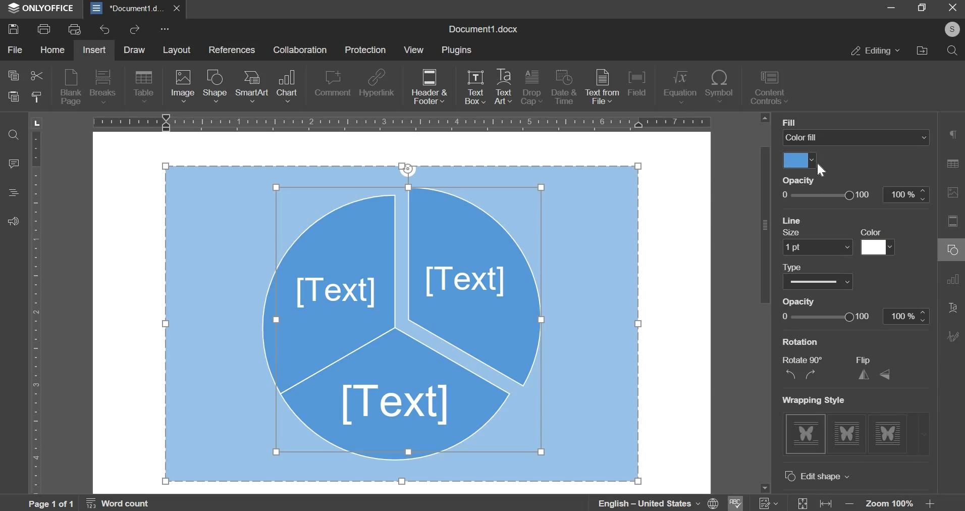  What do you see at coordinates (15, 165) in the screenshot?
I see `comment panel` at bounding box center [15, 165].